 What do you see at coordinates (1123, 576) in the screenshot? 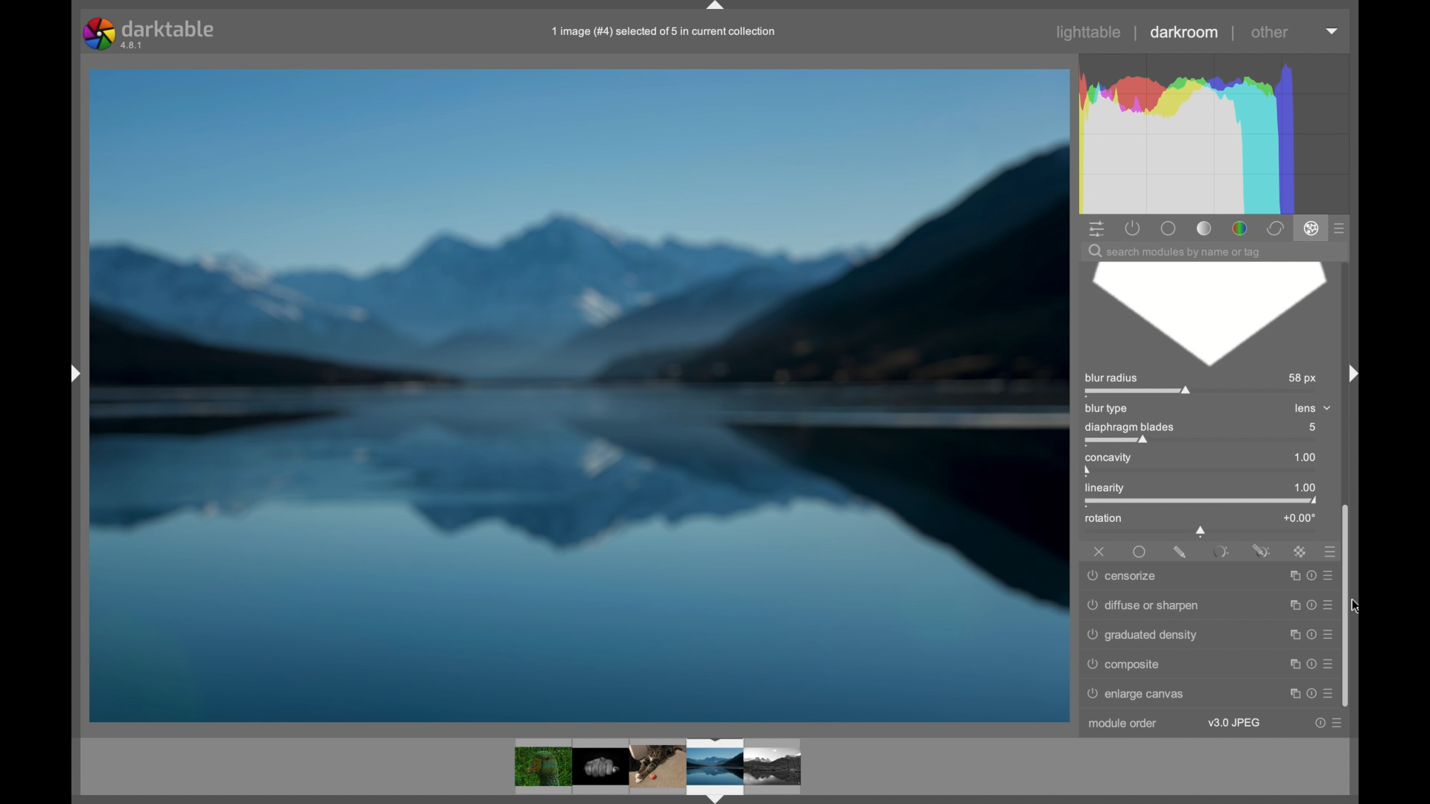
I see `censorize` at bounding box center [1123, 576].